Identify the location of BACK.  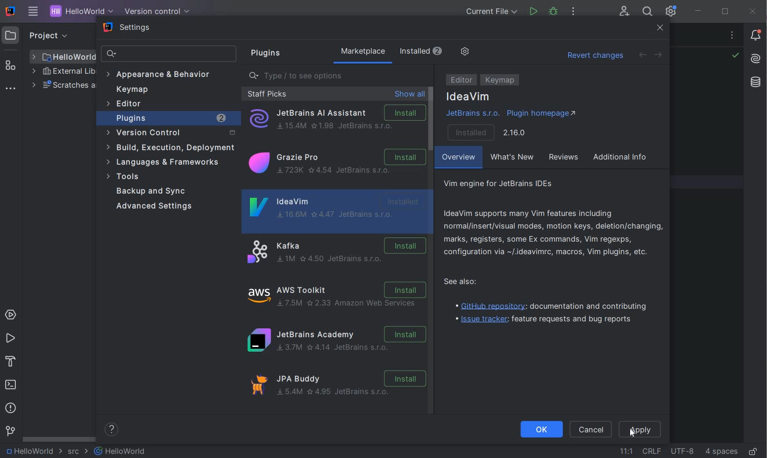
(642, 55).